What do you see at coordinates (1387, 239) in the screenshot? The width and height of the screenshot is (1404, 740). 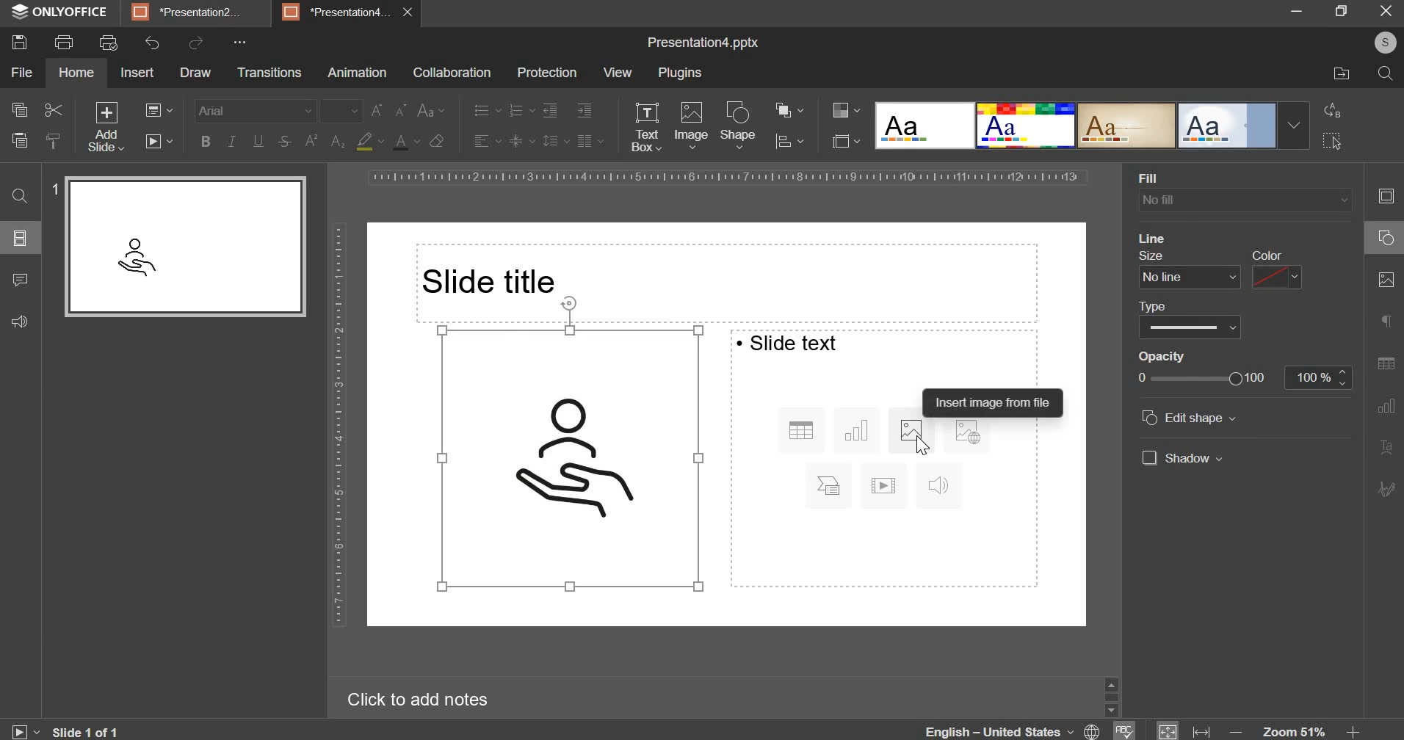 I see `shape setting` at bounding box center [1387, 239].